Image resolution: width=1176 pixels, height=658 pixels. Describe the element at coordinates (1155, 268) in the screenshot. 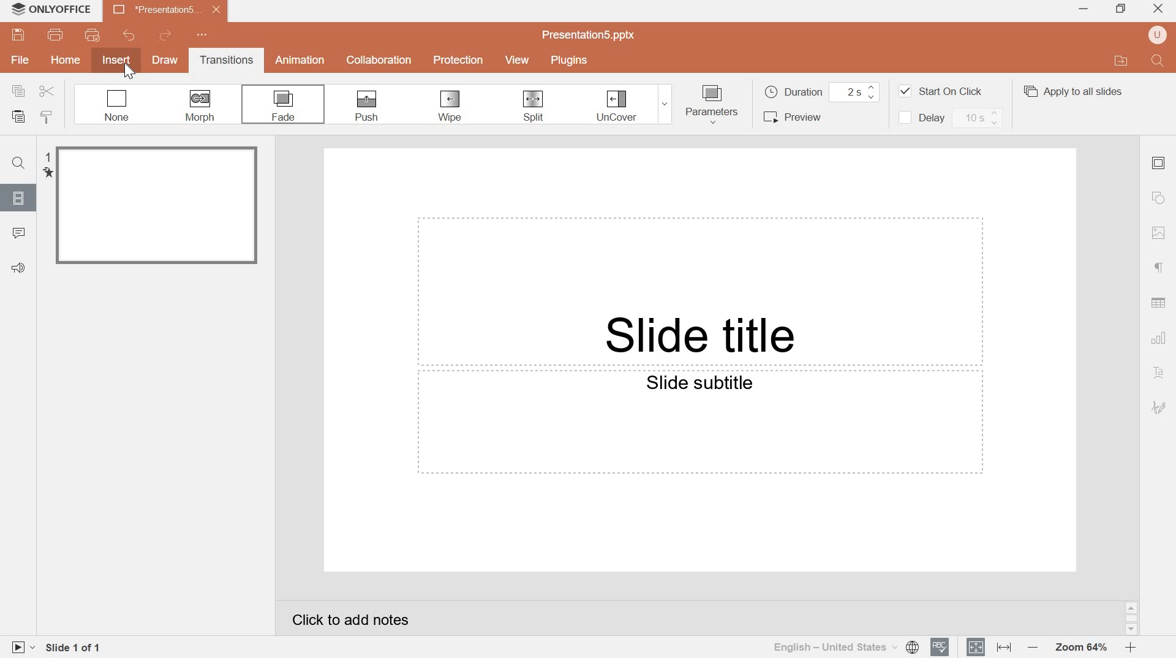

I see `paragraph settings` at that location.